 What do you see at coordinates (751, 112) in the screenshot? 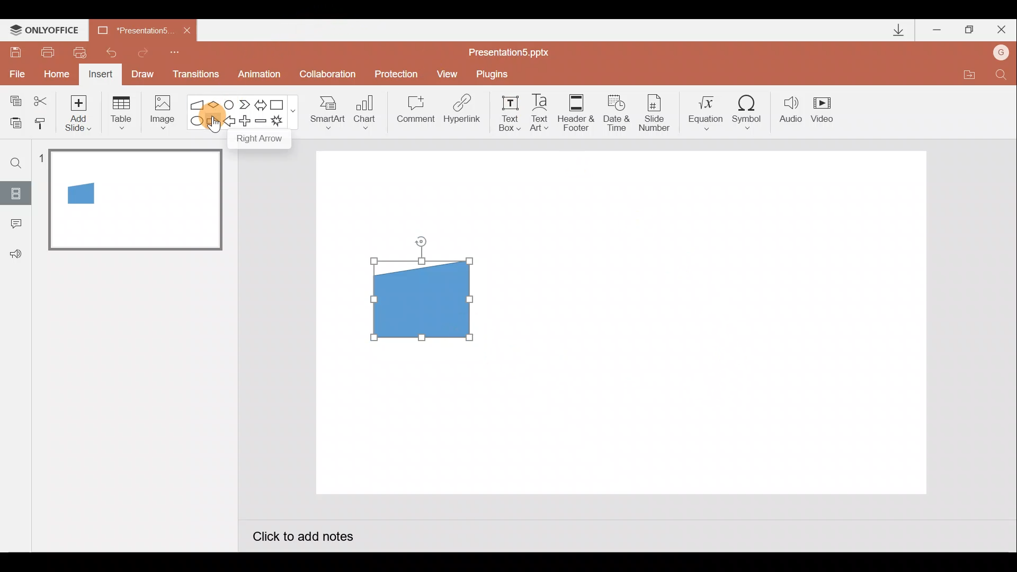
I see `Symbol` at bounding box center [751, 112].